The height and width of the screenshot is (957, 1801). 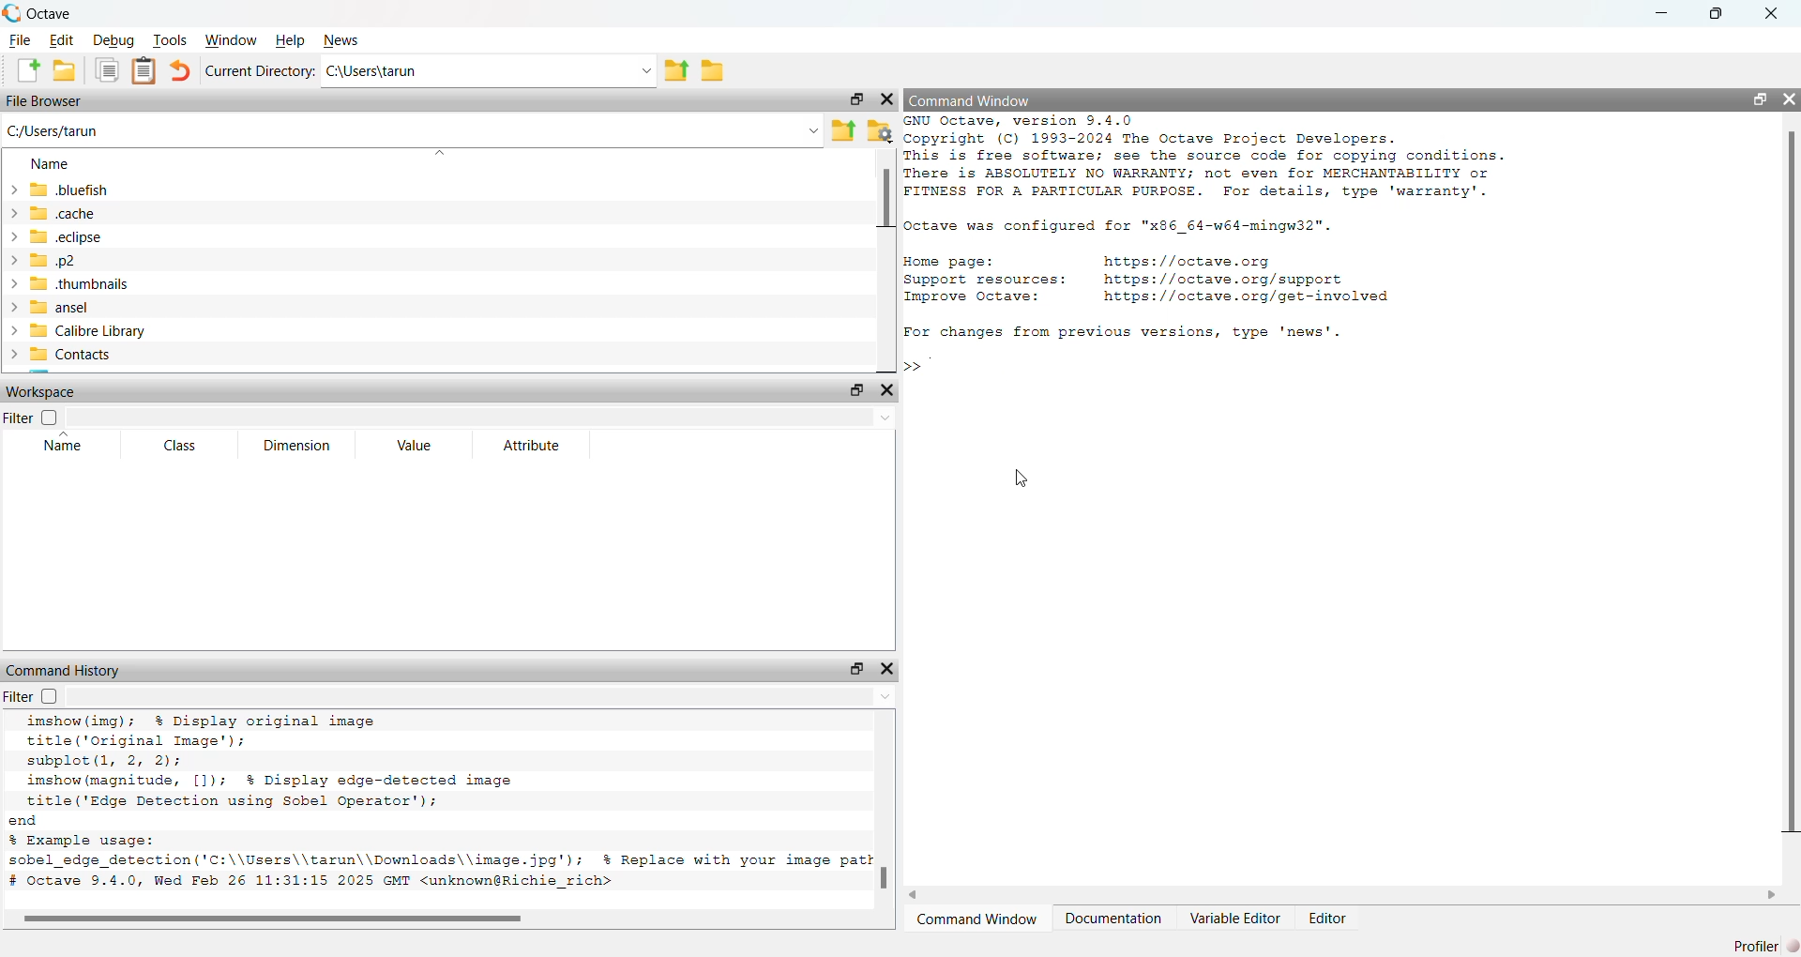 I want to click on Tools, so click(x=170, y=40).